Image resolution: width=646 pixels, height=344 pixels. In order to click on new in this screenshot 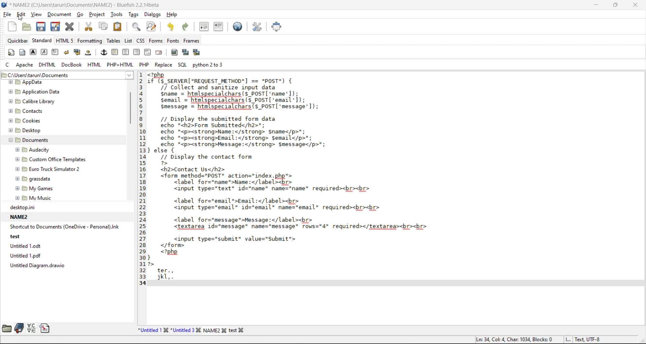, I will do `click(11, 27)`.